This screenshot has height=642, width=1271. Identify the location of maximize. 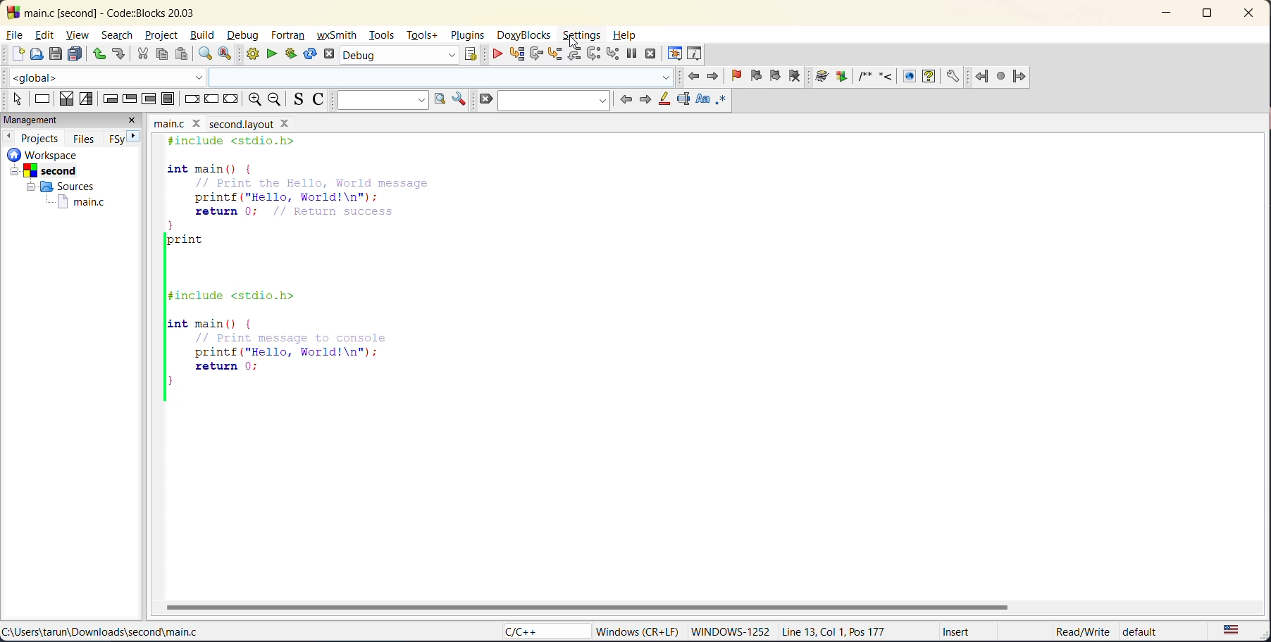
(1205, 15).